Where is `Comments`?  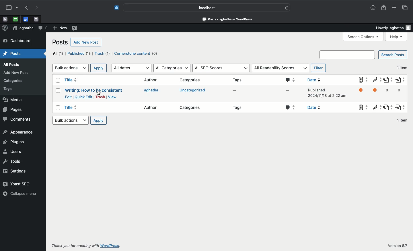
Comments is located at coordinates (290, 80).